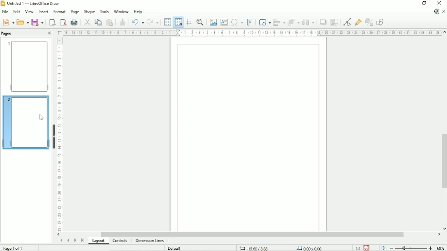  Describe the element at coordinates (251, 32) in the screenshot. I see `Horizontal scale` at that location.